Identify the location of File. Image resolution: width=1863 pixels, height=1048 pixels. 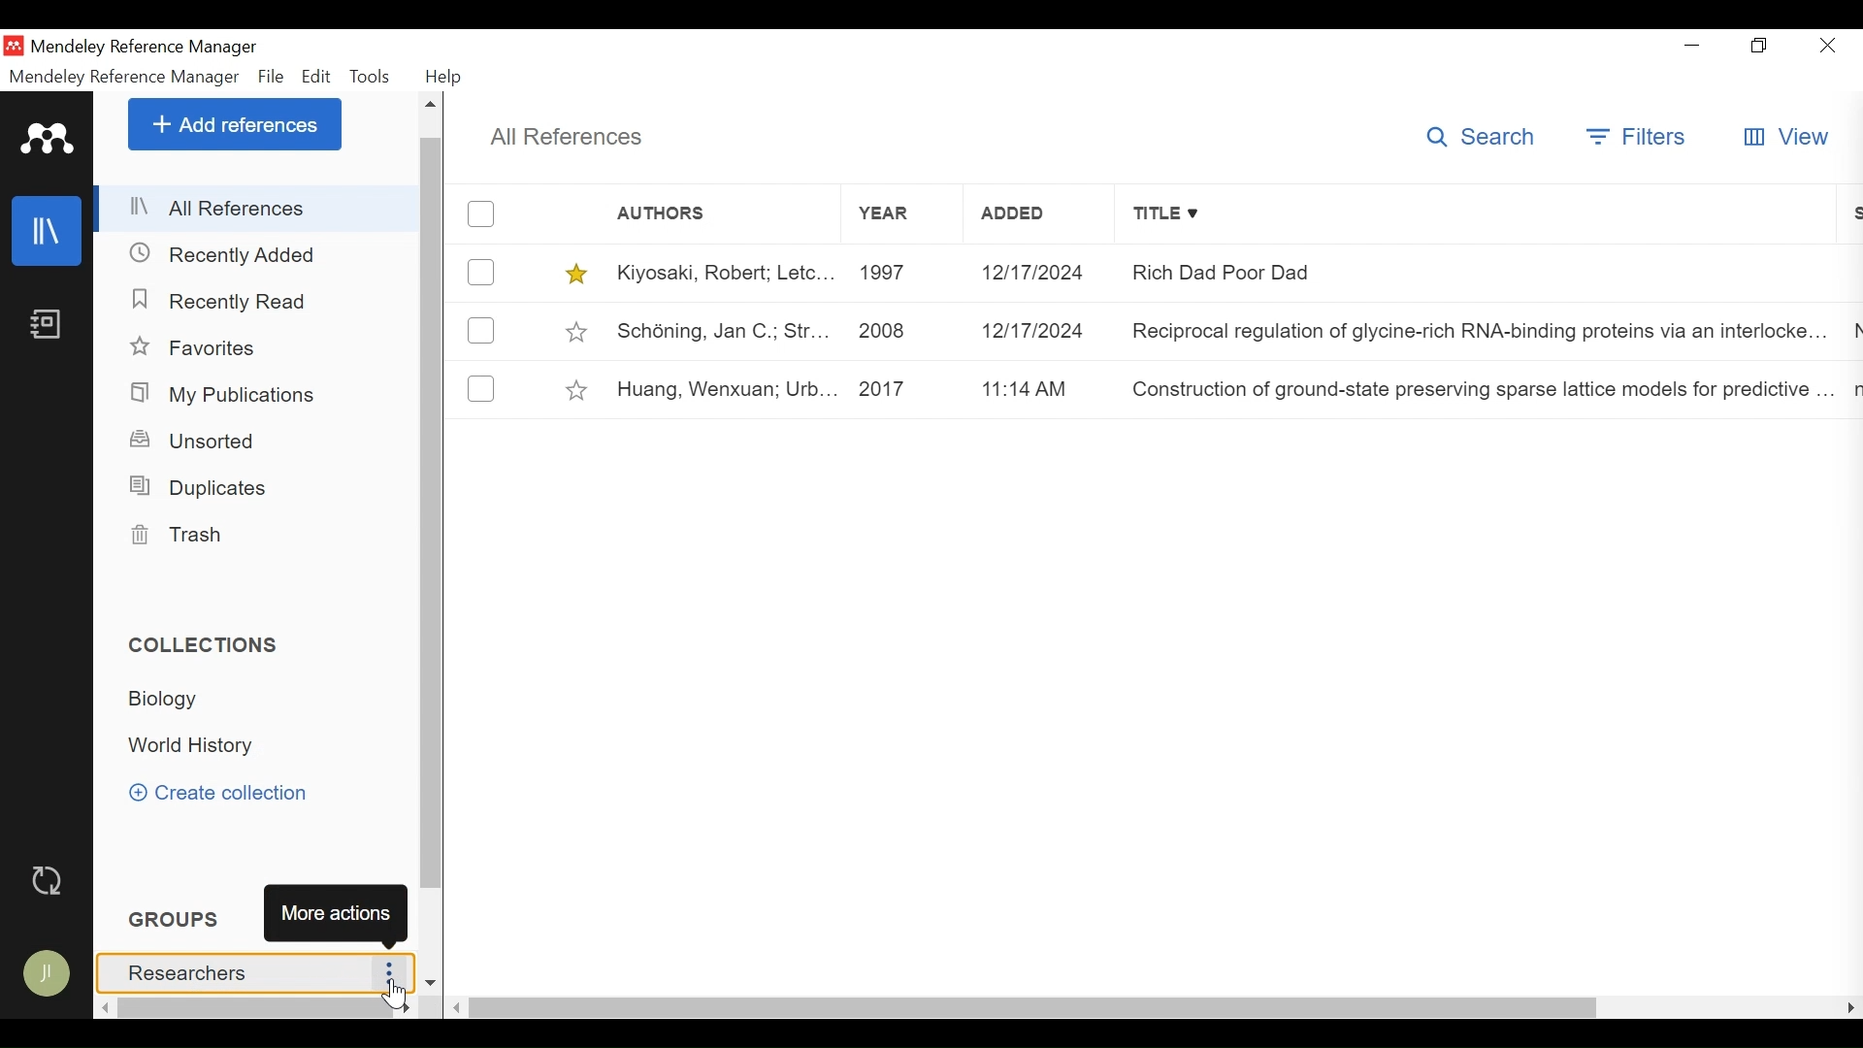
(272, 77).